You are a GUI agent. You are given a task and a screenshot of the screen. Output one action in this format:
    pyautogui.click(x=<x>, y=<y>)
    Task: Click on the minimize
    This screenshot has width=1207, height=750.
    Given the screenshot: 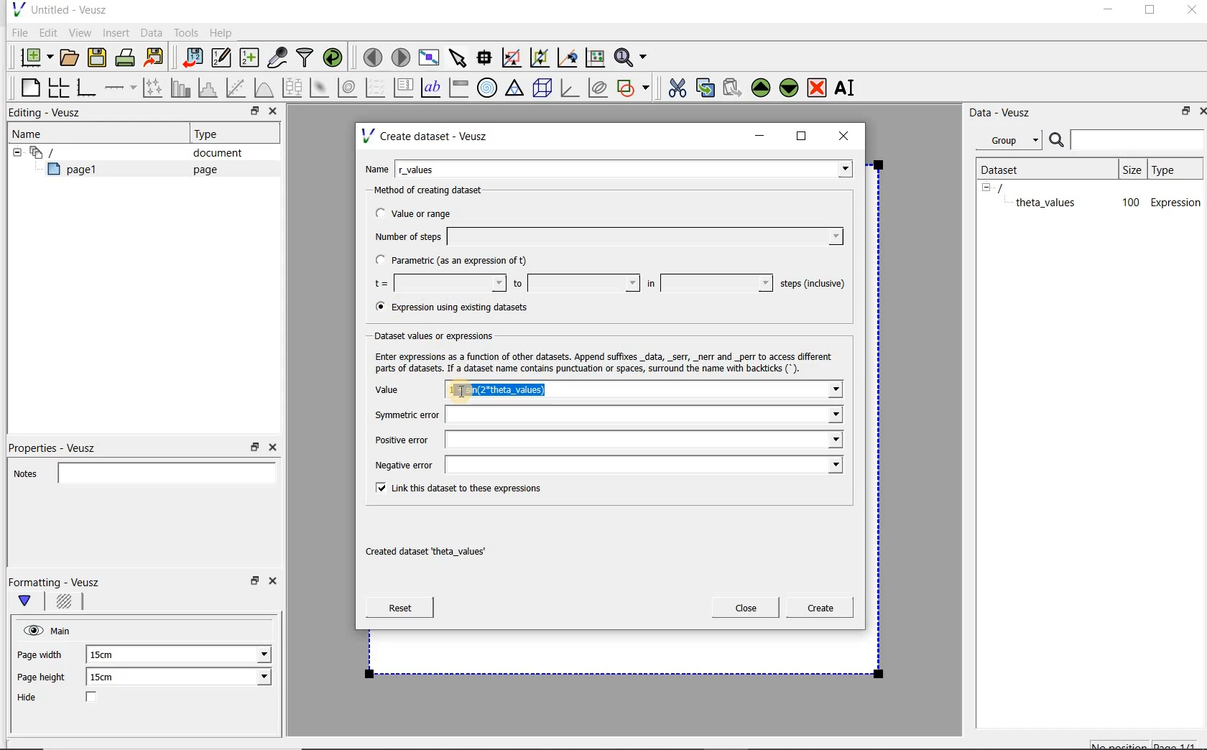 What is the action you would take?
    pyautogui.click(x=760, y=136)
    